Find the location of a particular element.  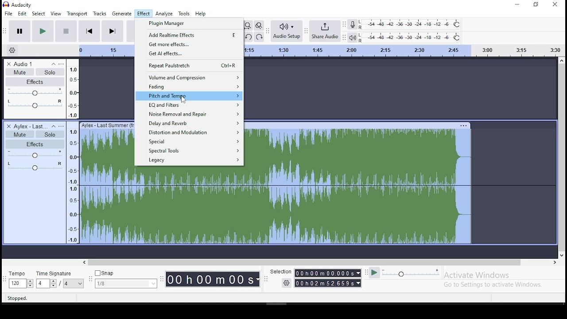

open menu is located at coordinates (63, 126).